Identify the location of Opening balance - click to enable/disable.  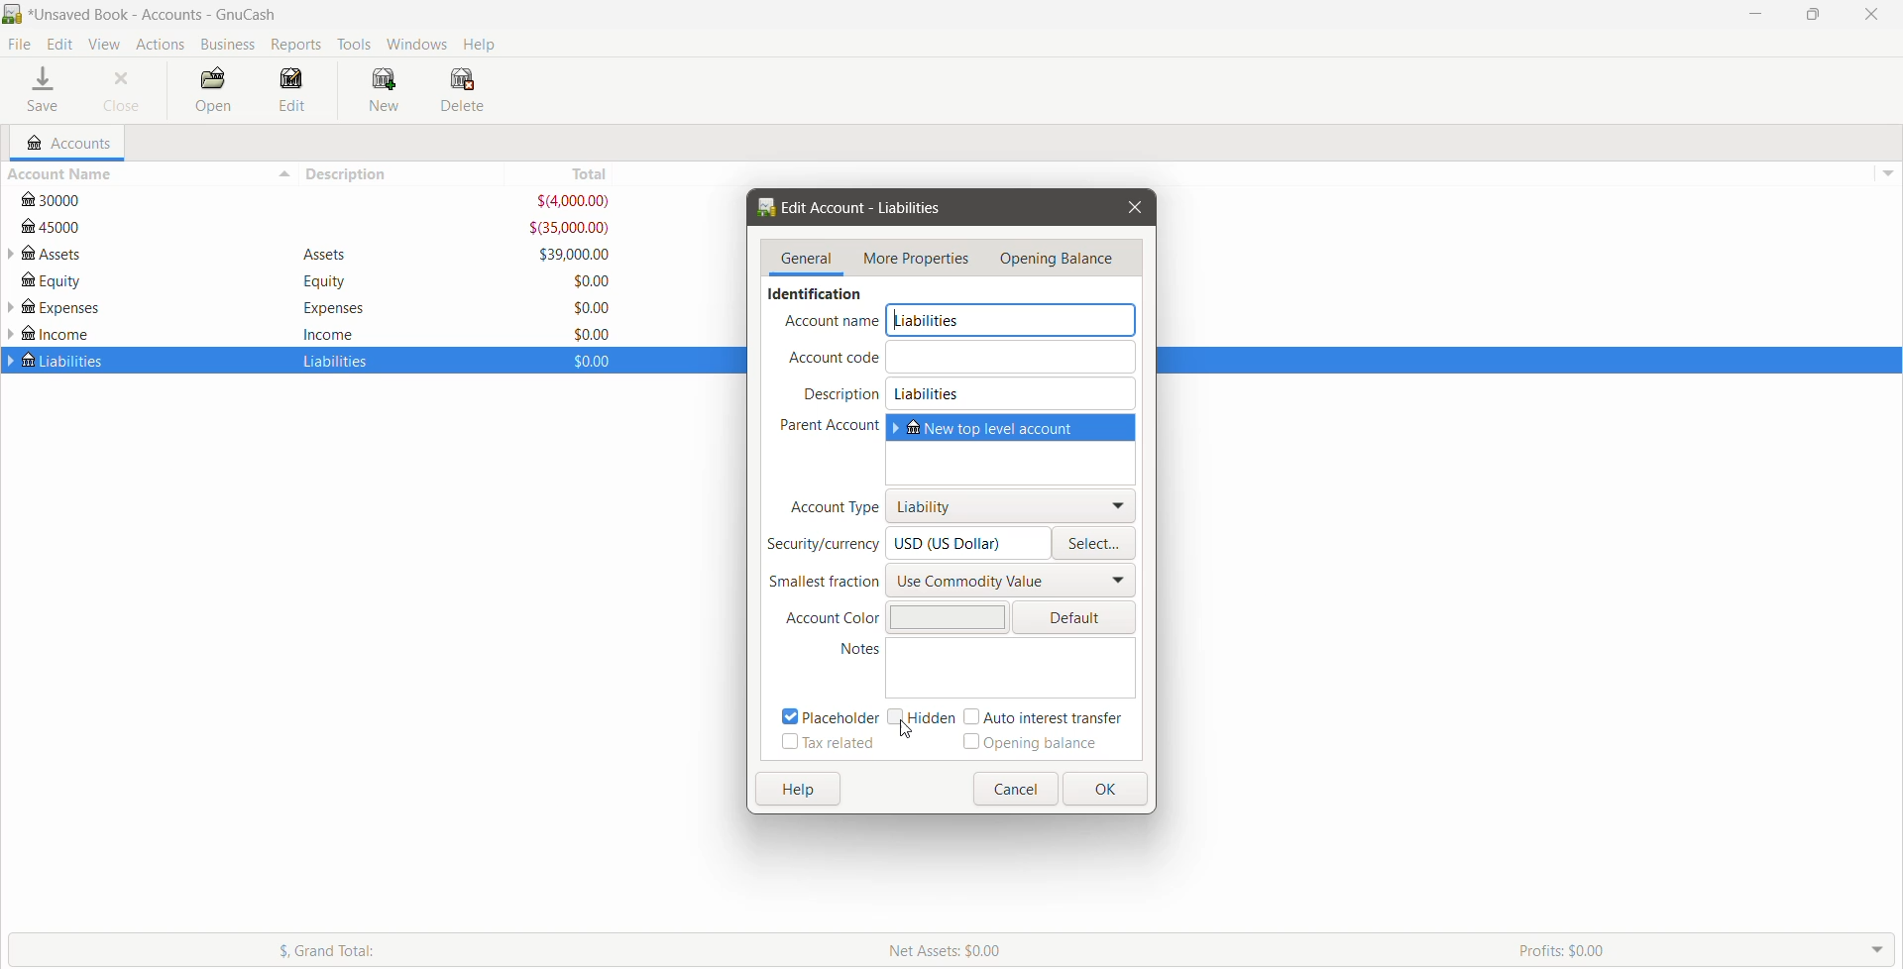
(1031, 743).